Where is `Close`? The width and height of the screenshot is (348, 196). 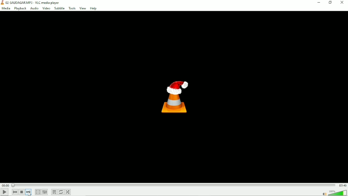
Close is located at coordinates (342, 3).